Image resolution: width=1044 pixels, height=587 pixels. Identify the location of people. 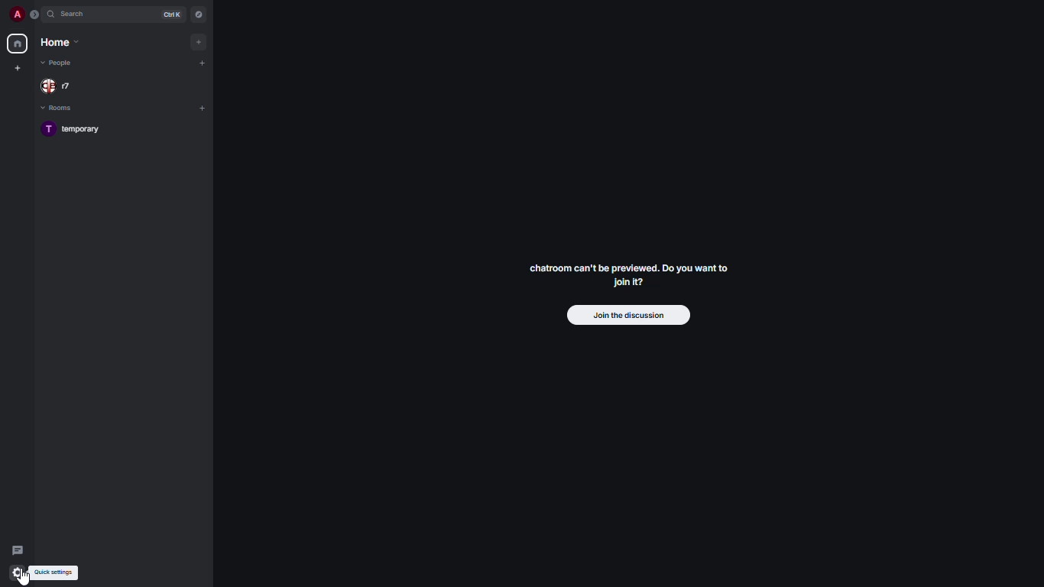
(59, 64).